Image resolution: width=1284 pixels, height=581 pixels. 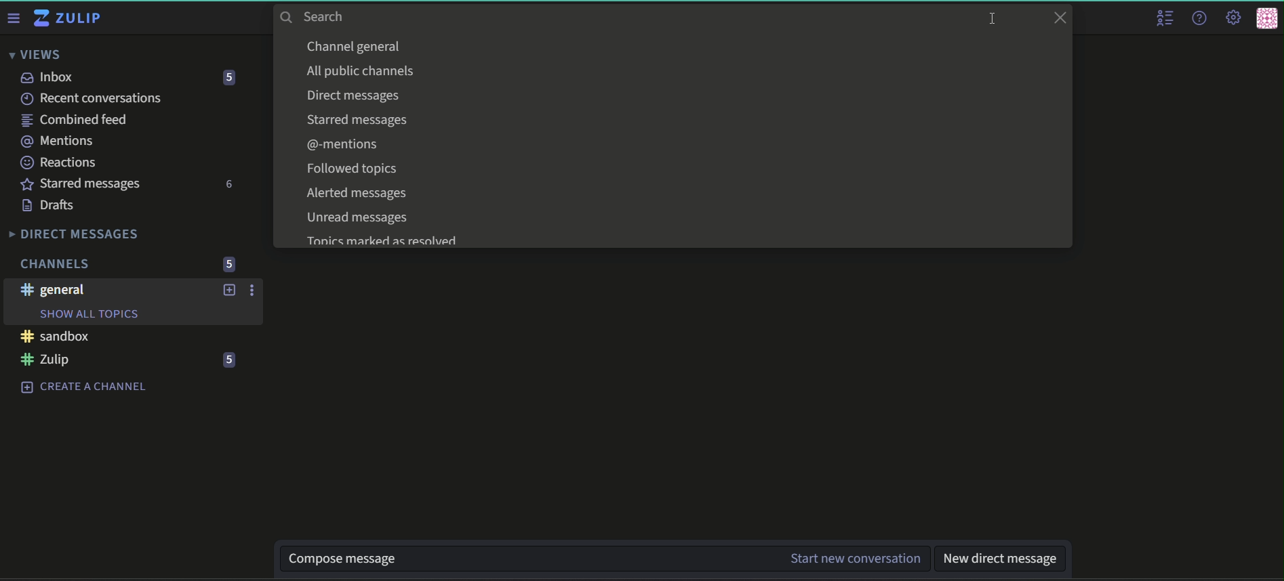 What do you see at coordinates (254, 291) in the screenshot?
I see `options` at bounding box center [254, 291].